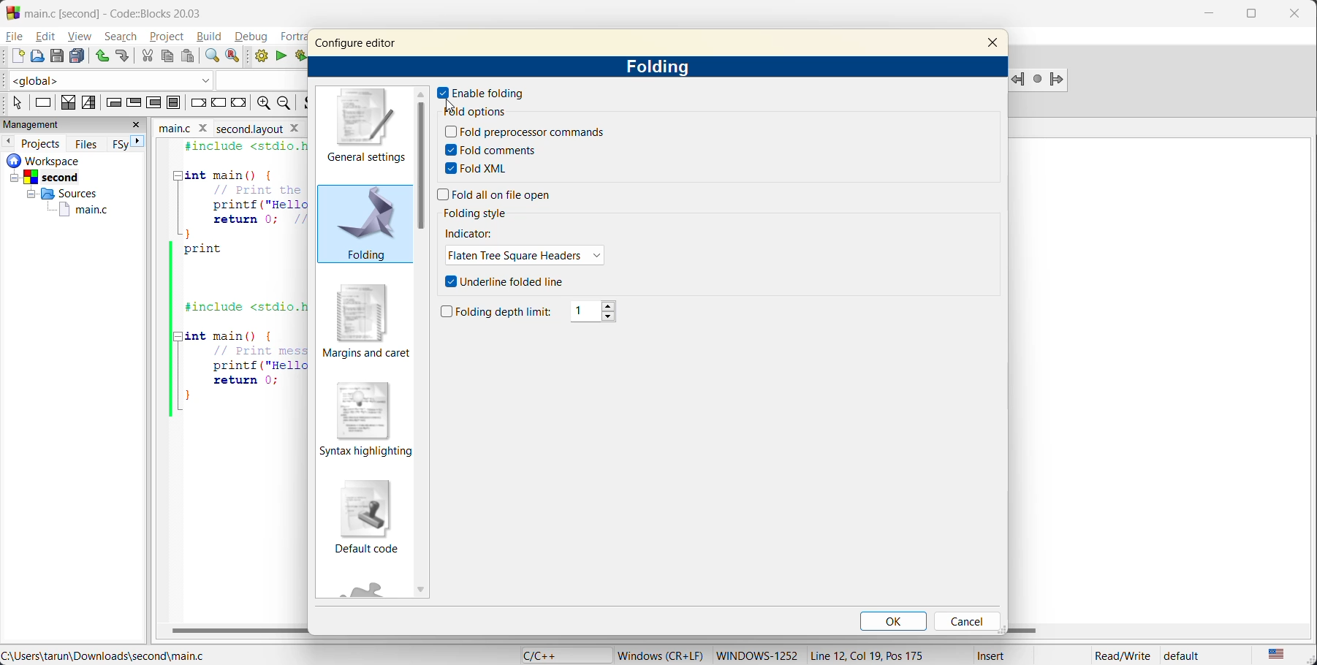 The width and height of the screenshot is (1317, 665). Describe the element at coordinates (111, 655) in the screenshot. I see `file location` at that location.